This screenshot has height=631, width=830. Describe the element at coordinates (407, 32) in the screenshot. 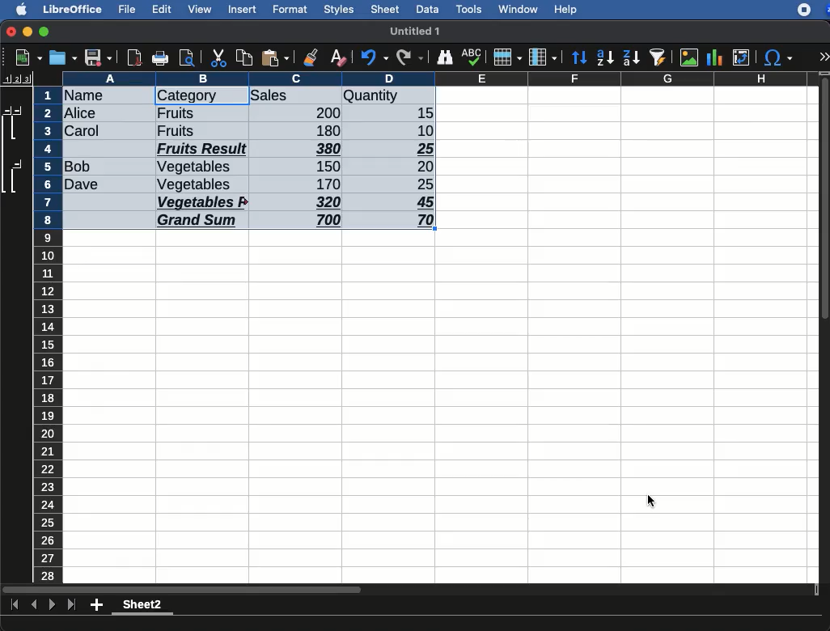

I see `untitled` at that location.